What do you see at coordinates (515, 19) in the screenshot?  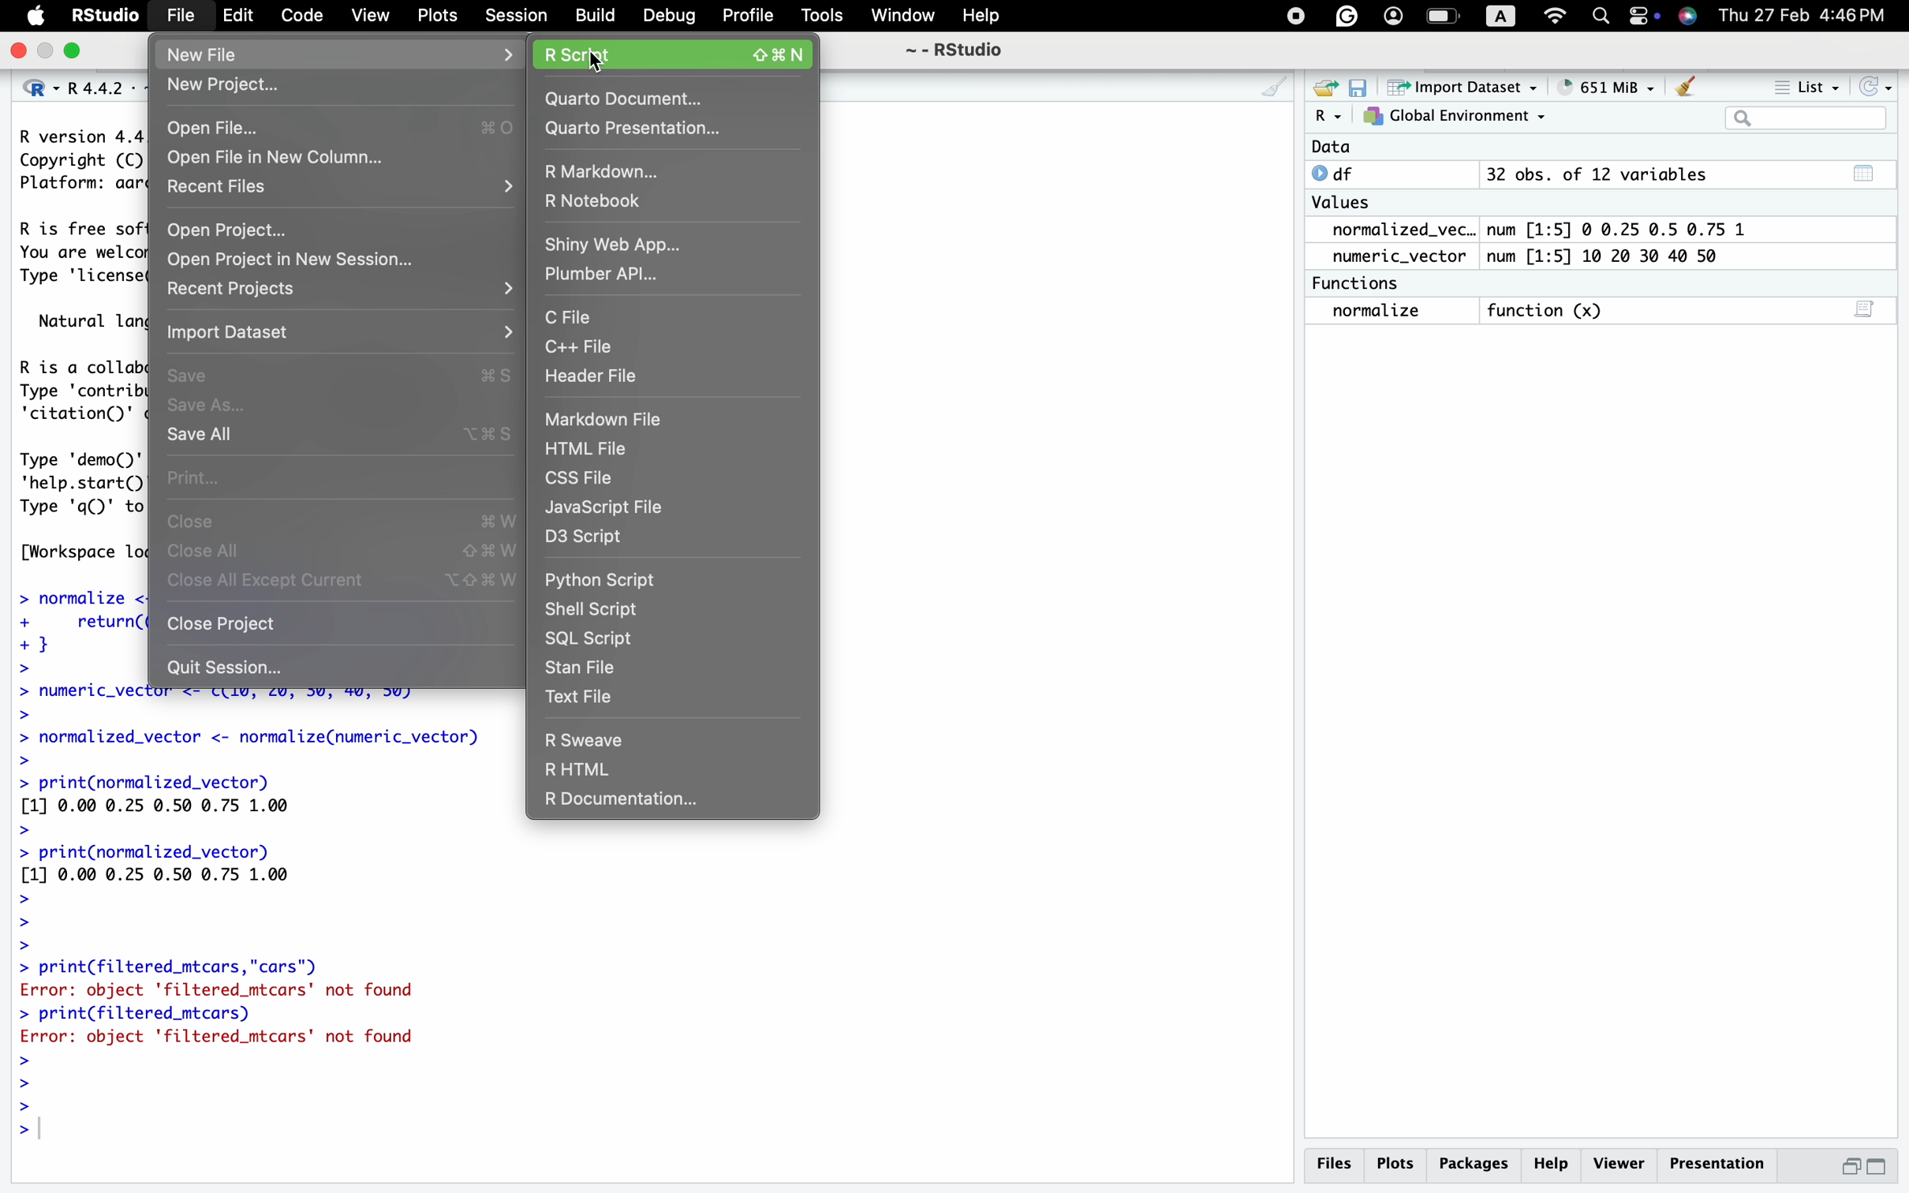 I see `Session` at bounding box center [515, 19].